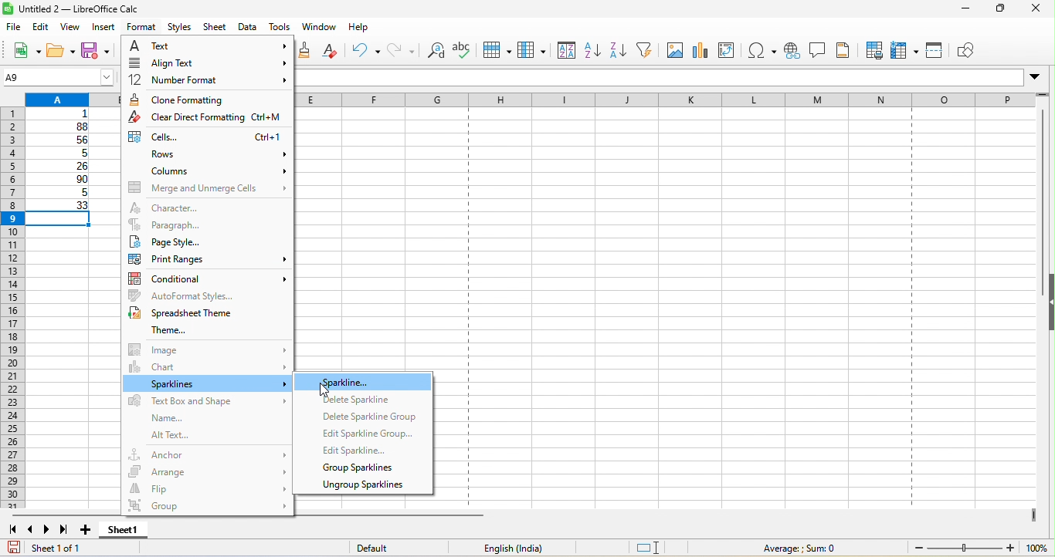 This screenshot has width=1055, height=557. Describe the element at coordinates (208, 155) in the screenshot. I see `rows` at that location.